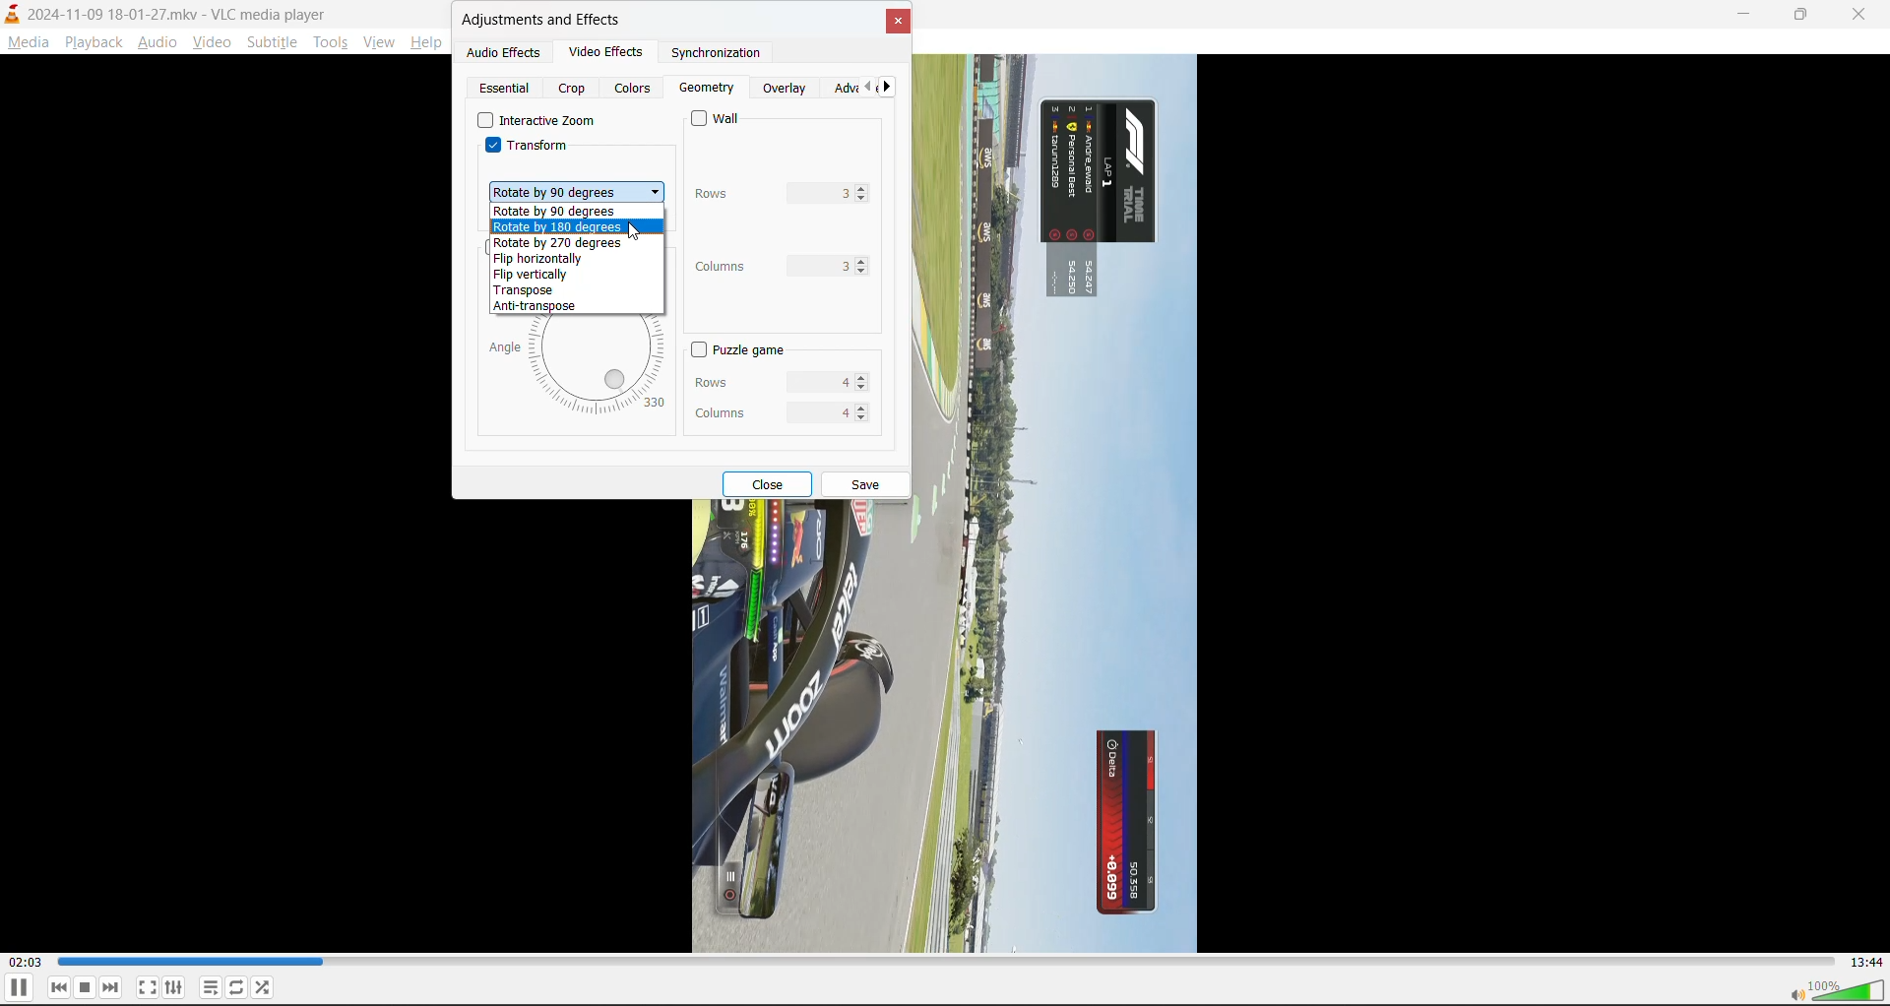 The image size is (1890, 1006). Describe the element at coordinates (723, 119) in the screenshot. I see `wall` at that location.